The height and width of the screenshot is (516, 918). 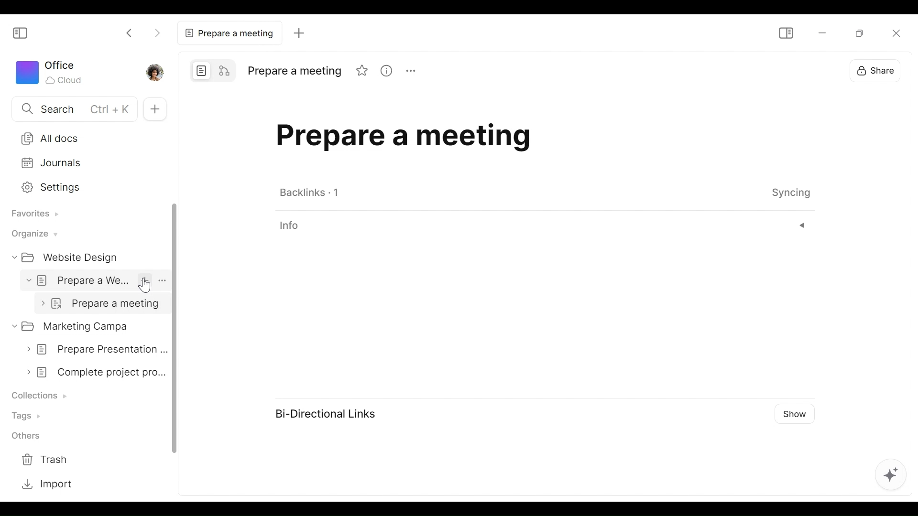 What do you see at coordinates (92, 349) in the screenshot?
I see `Document` at bounding box center [92, 349].